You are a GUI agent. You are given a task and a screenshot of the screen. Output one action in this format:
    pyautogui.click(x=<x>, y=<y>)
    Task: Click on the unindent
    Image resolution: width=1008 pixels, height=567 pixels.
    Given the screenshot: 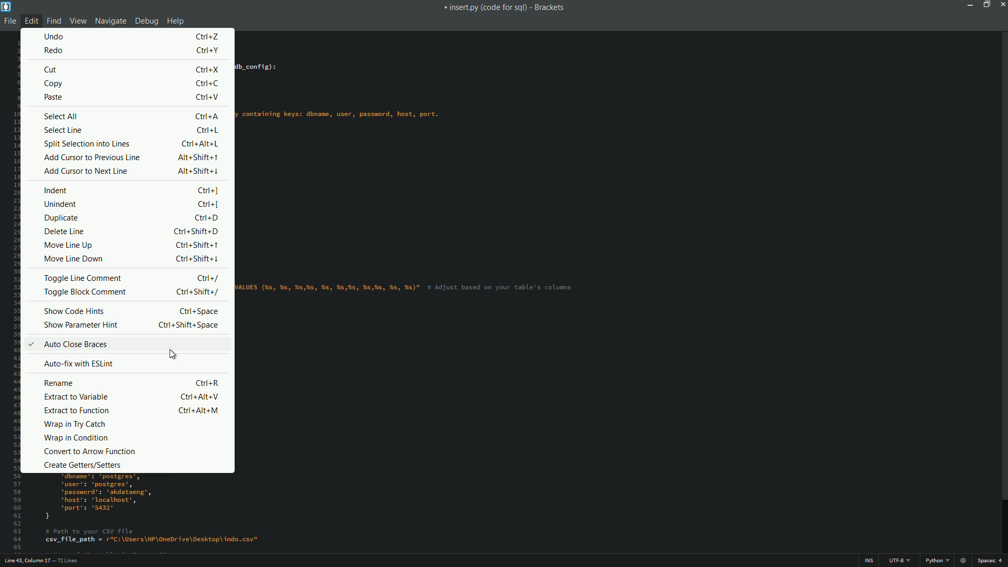 What is the action you would take?
    pyautogui.click(x=60, y=204)
    